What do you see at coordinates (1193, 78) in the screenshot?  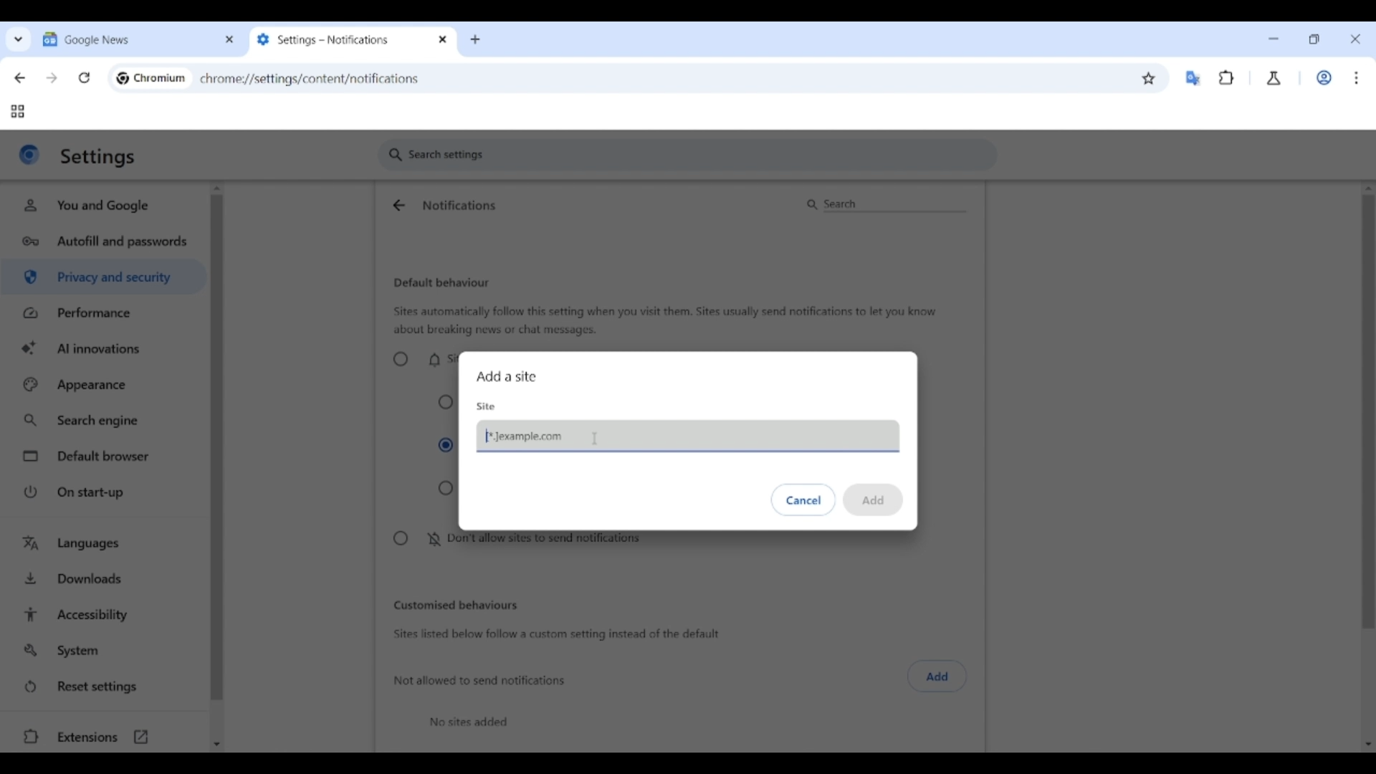 I see `Google translator extension` at bounding box center [1193, 78].